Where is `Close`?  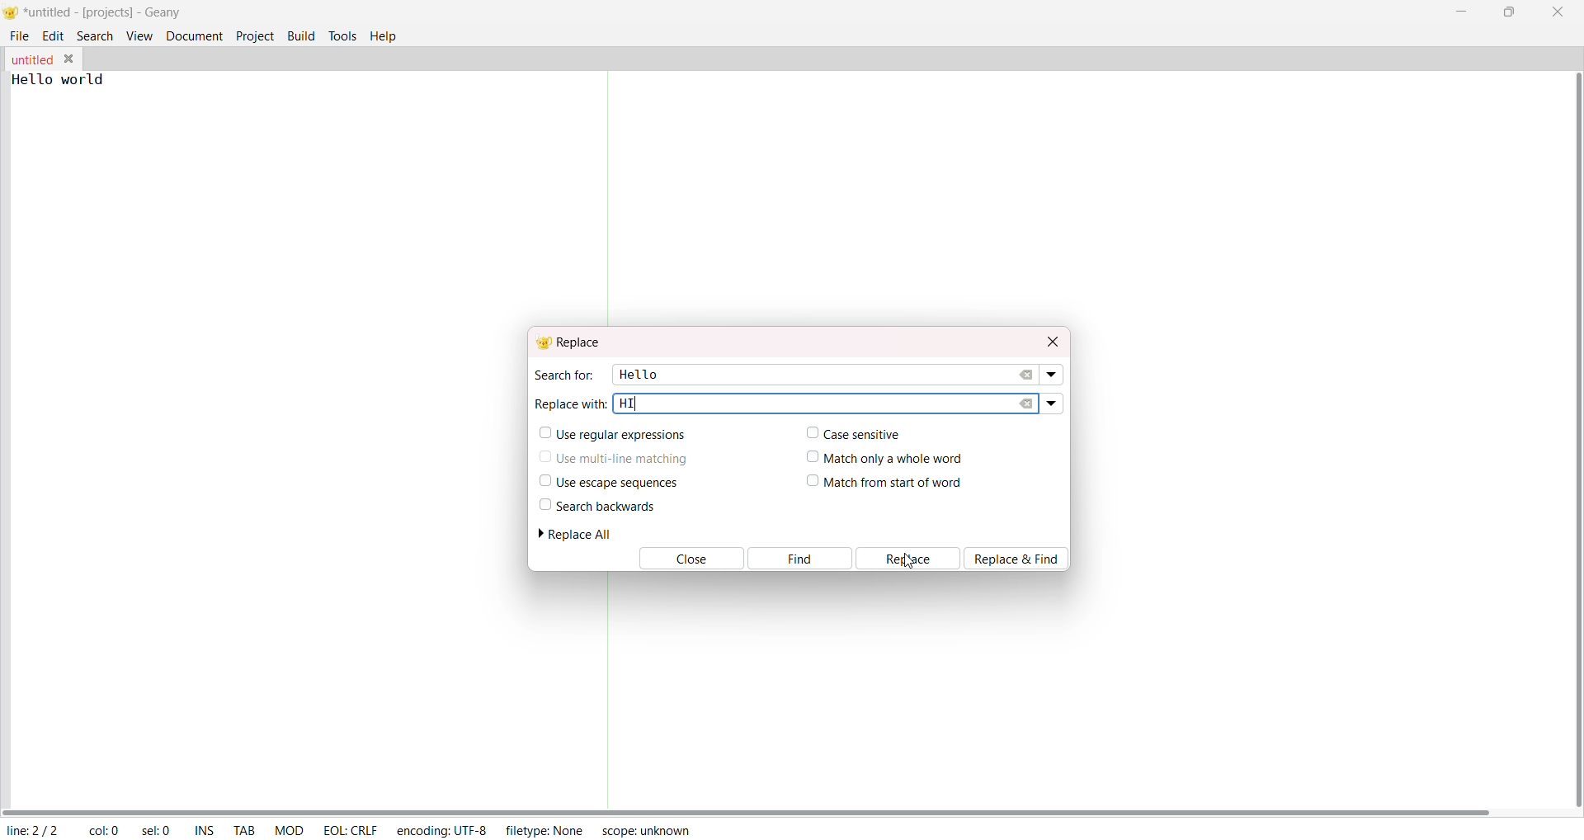 Close is located at coordinates (689, 559).